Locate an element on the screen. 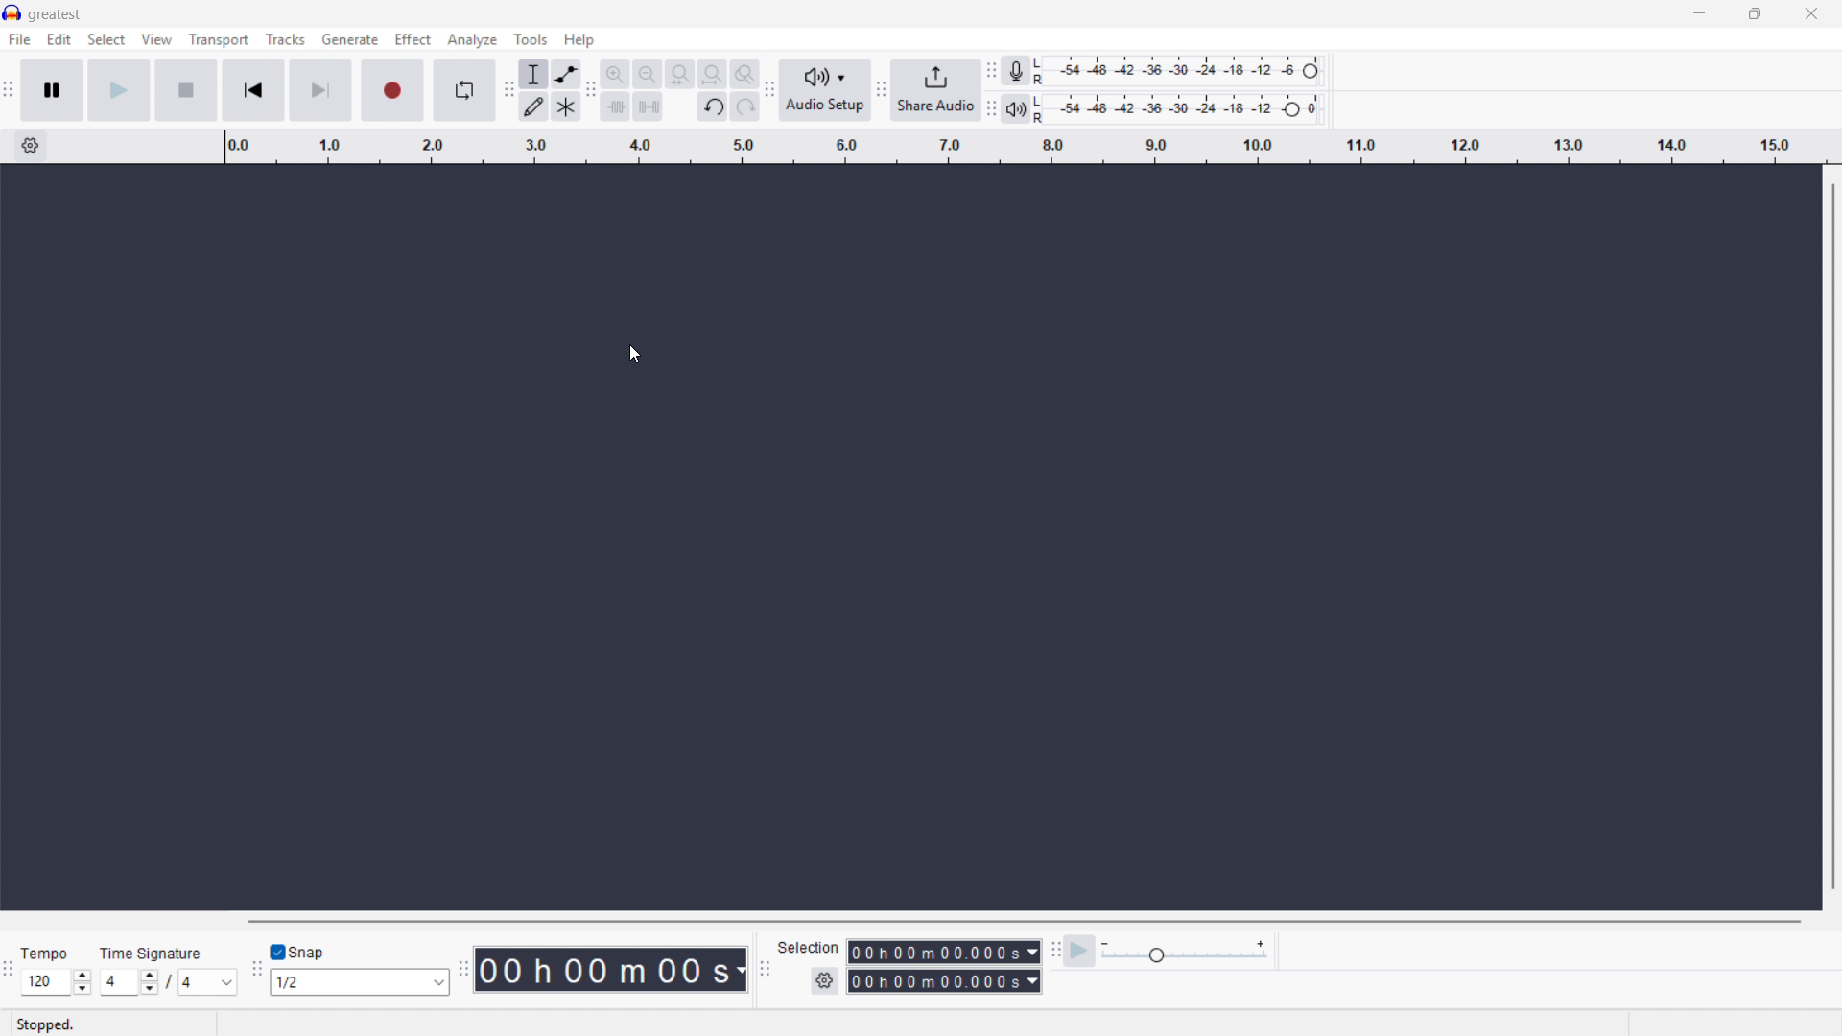 This screenshot has height=1036, width=1842. Zoom in  is located at coordinates (617, 74).